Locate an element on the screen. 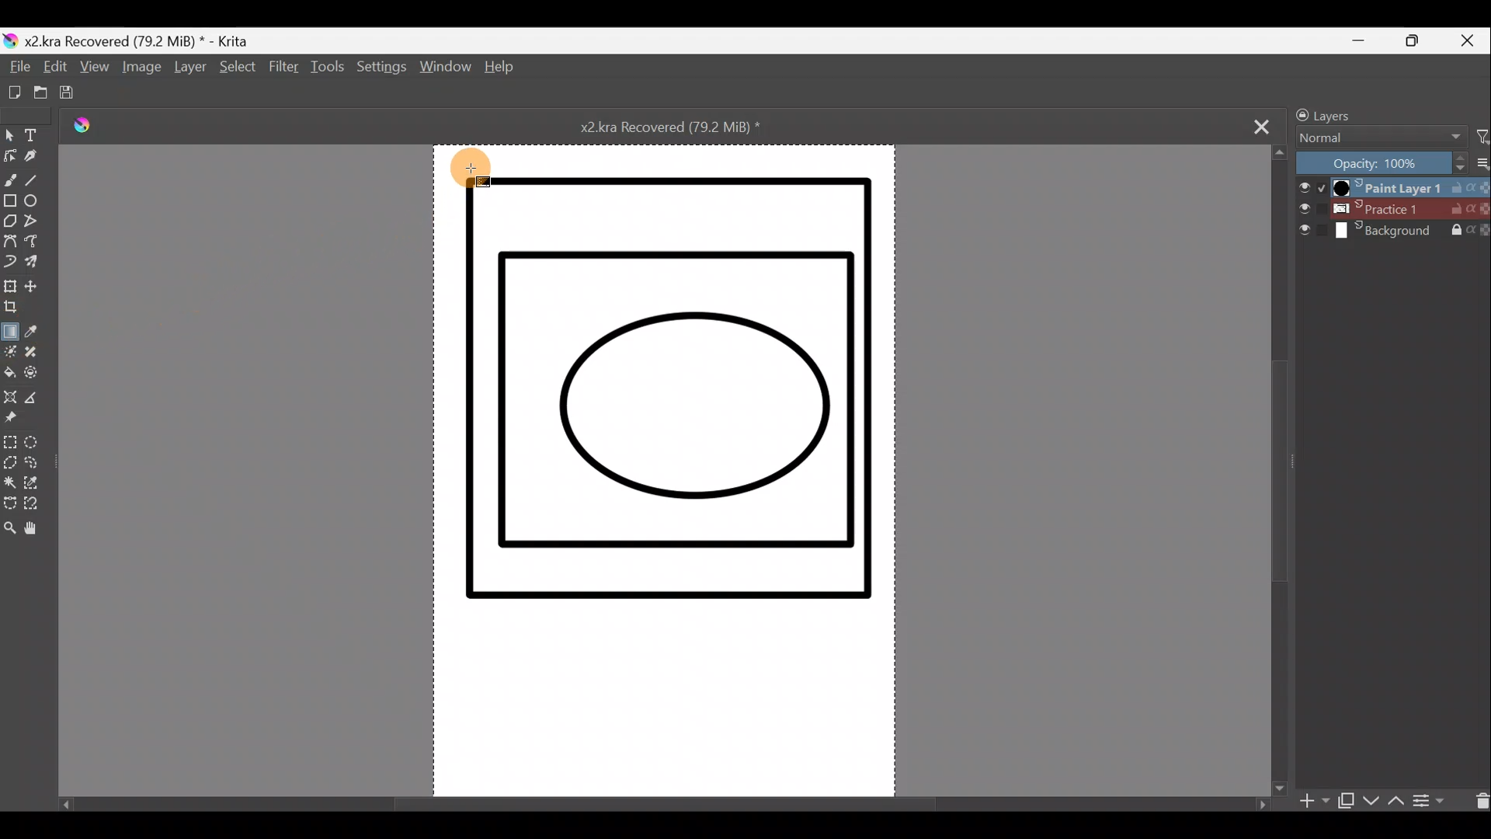  Minimise is located at coordinates (1366, 40).